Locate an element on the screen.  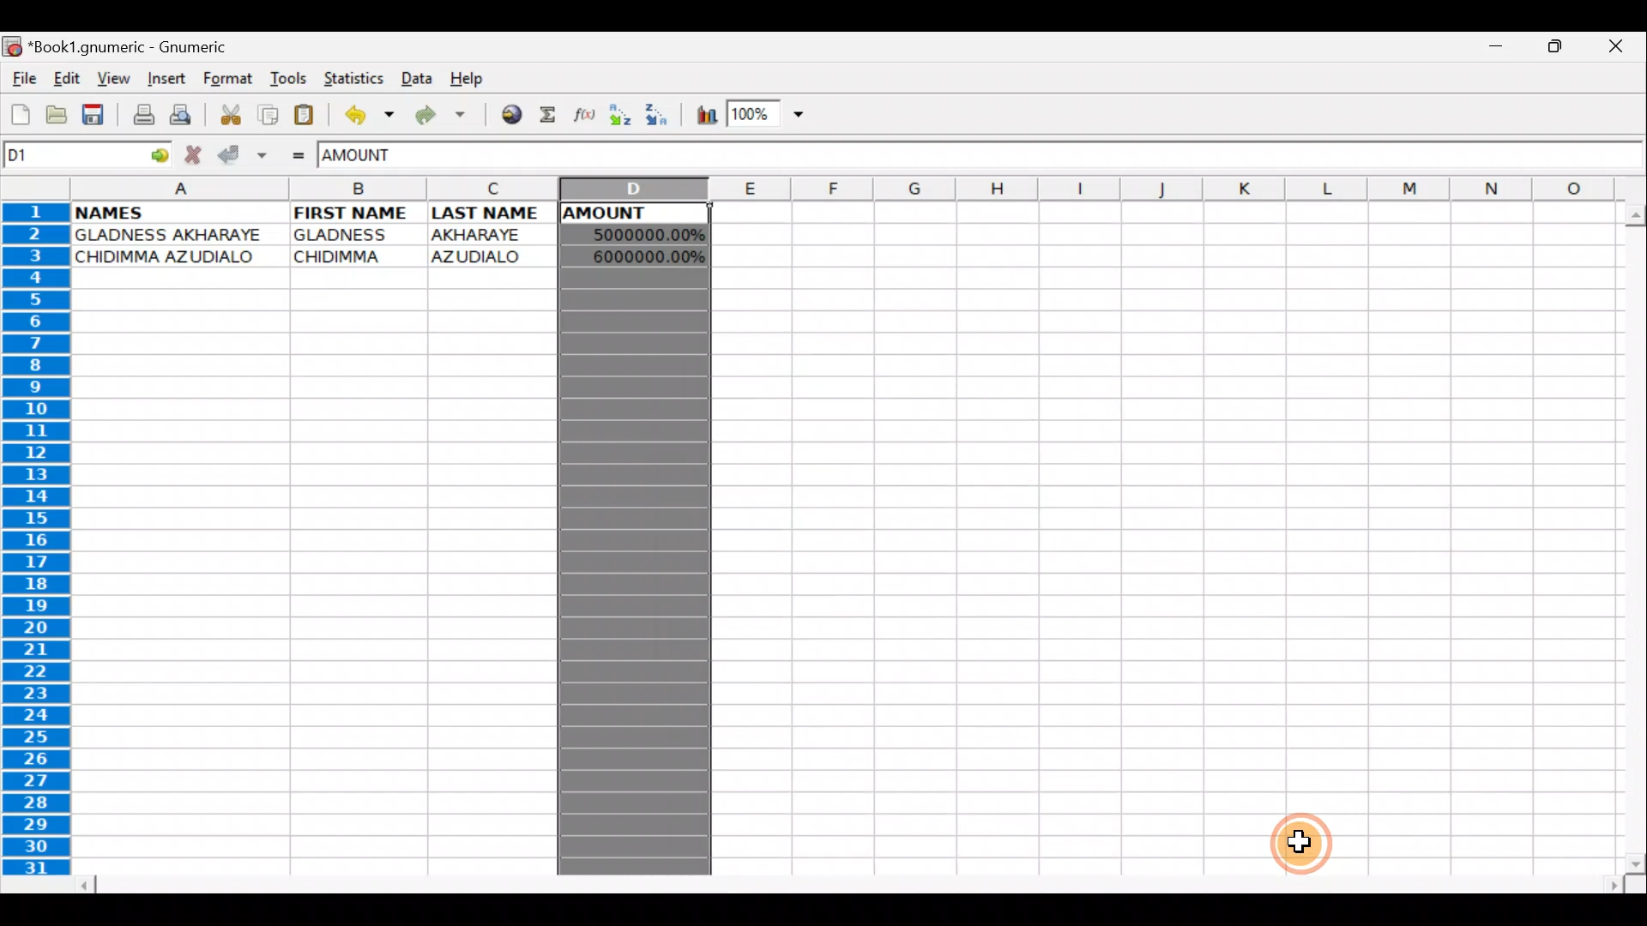
Cursor is located at coordinates (1304, 844).